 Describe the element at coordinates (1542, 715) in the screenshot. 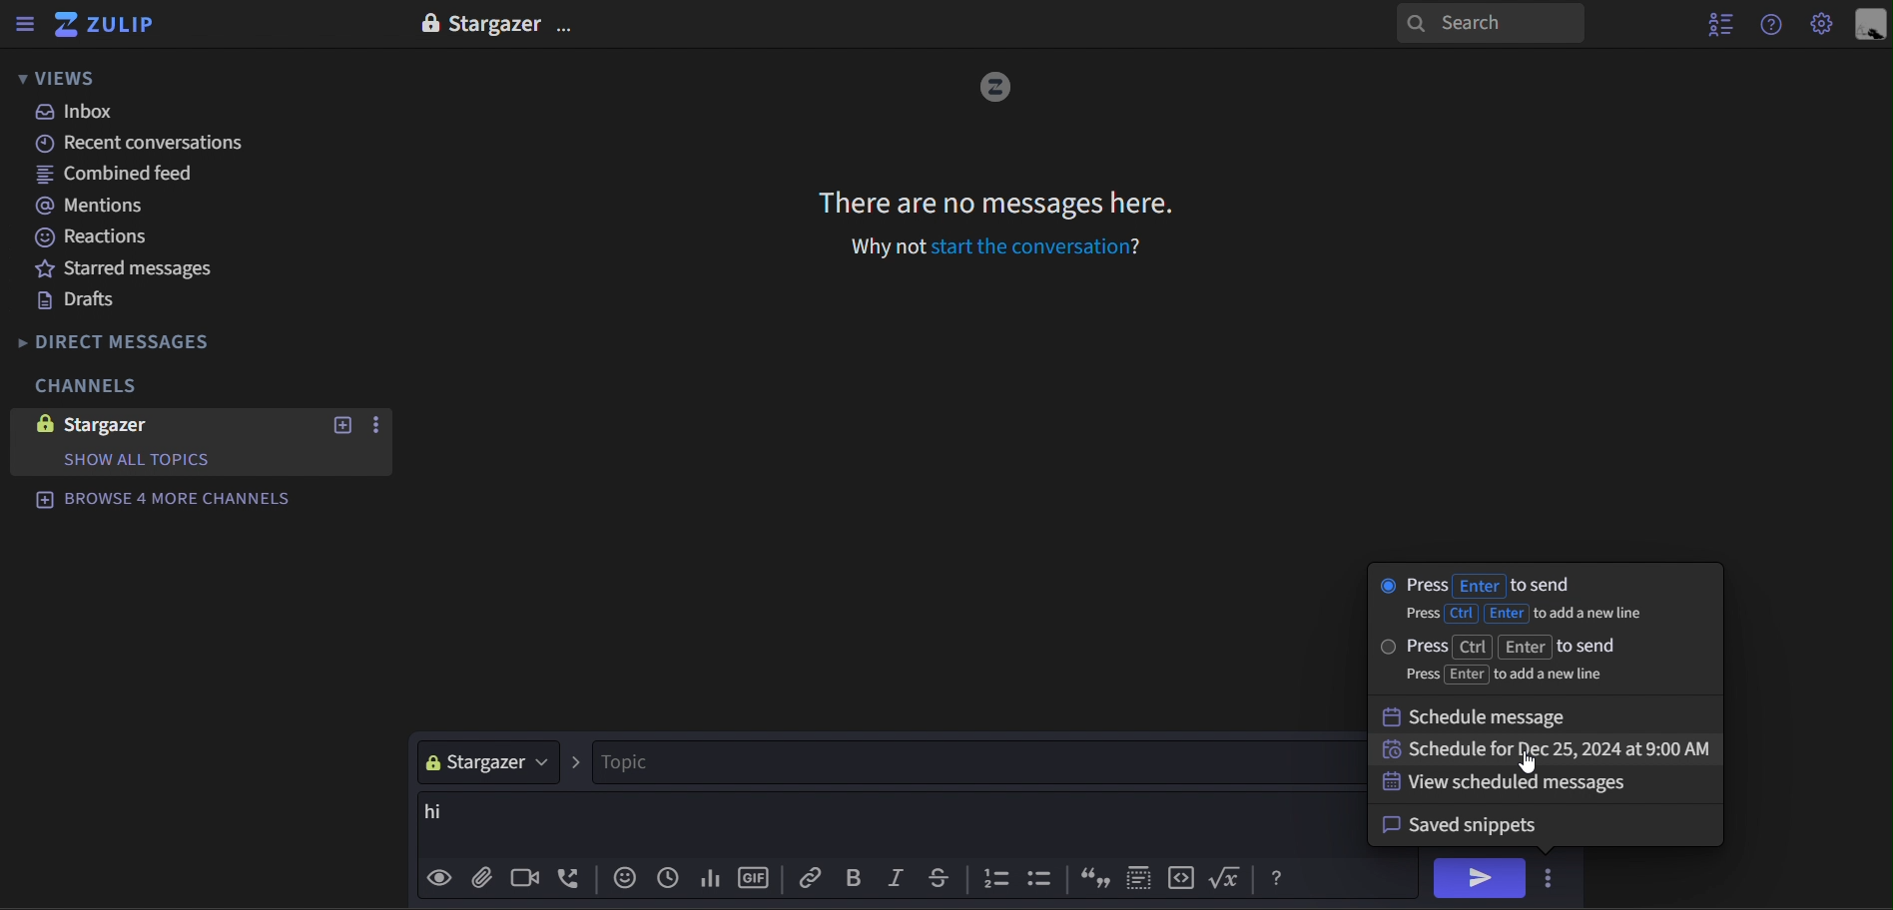

I see `schedule message` at that location.